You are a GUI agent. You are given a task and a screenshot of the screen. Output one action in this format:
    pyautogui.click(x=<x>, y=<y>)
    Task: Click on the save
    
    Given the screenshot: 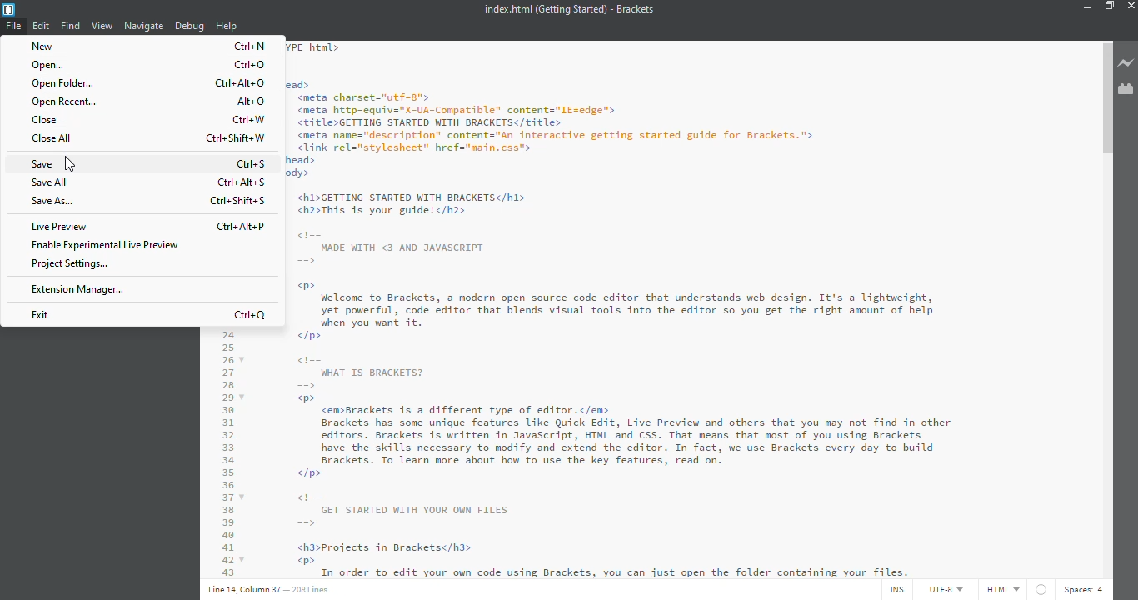 What is the action you would take?
    pyautogui.click(x=48, y=164)
    